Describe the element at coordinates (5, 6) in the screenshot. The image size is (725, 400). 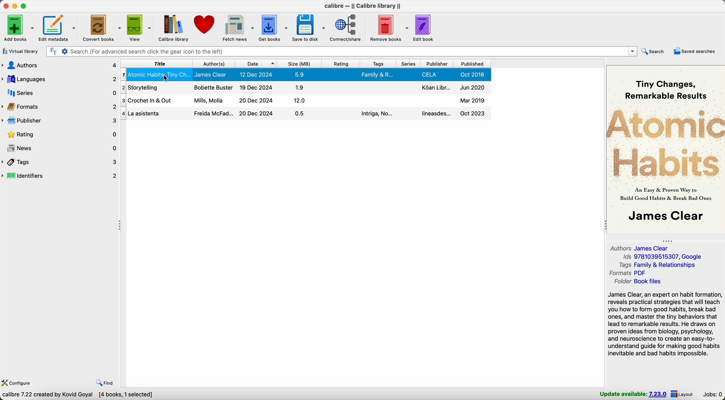
I see `close program` at that location.